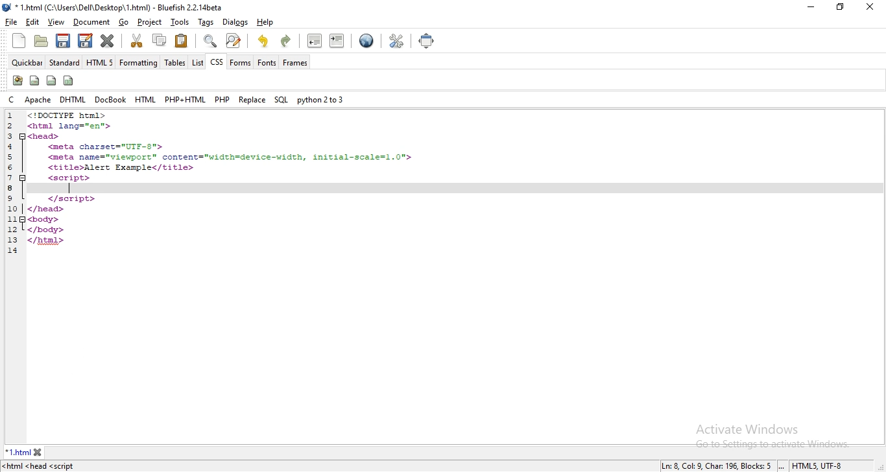 Image resolution: width=886 pixels, height=472 pixels. Describe the element at coordinates (295, 62) in the screenshot. I see `frames` at that location.